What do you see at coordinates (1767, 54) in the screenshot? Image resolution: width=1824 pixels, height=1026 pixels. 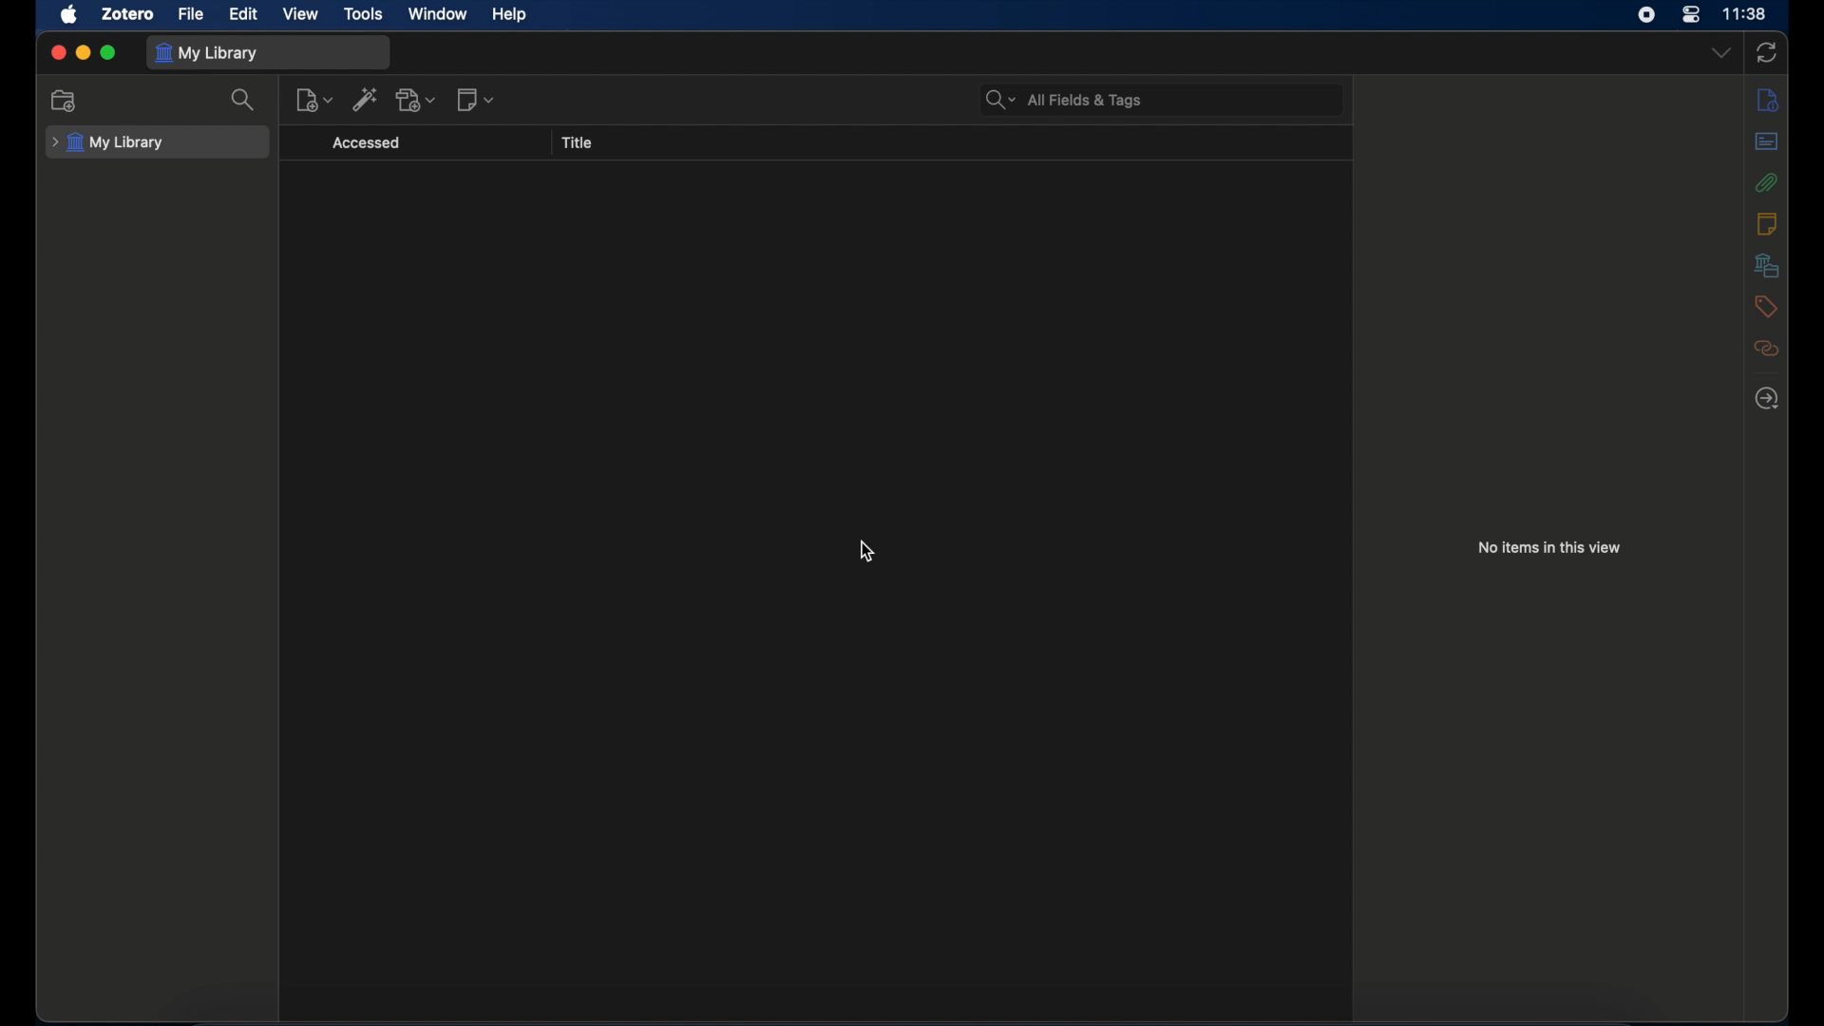 I see `sync` at bounding box center [1767, 54].